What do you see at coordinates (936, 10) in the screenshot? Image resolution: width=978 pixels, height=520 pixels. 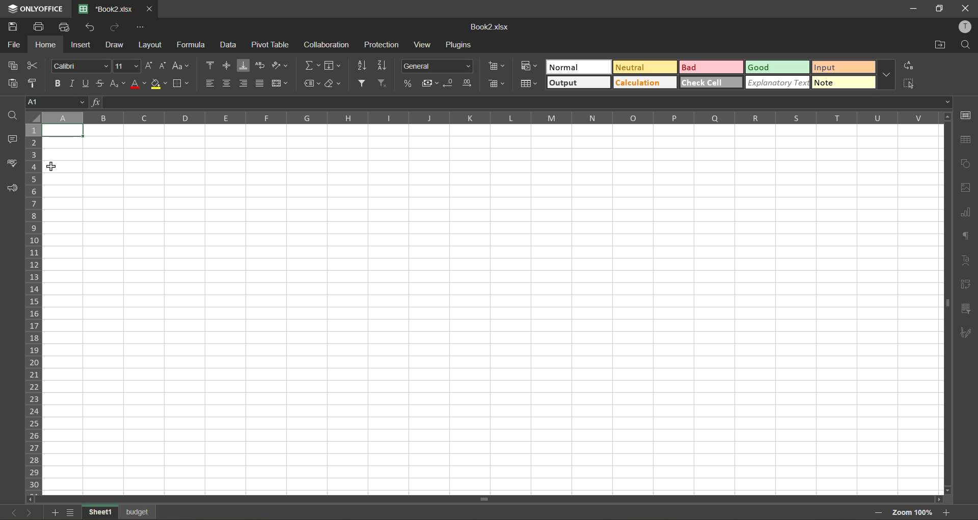 I see `maximize` at bounding box center [936, 10].